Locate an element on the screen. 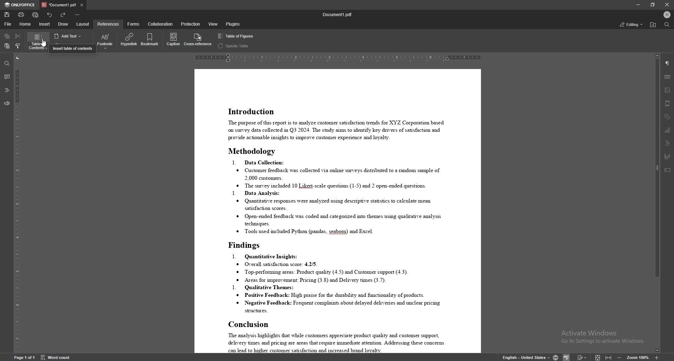  cursor description is located at coordinates (73, 48).